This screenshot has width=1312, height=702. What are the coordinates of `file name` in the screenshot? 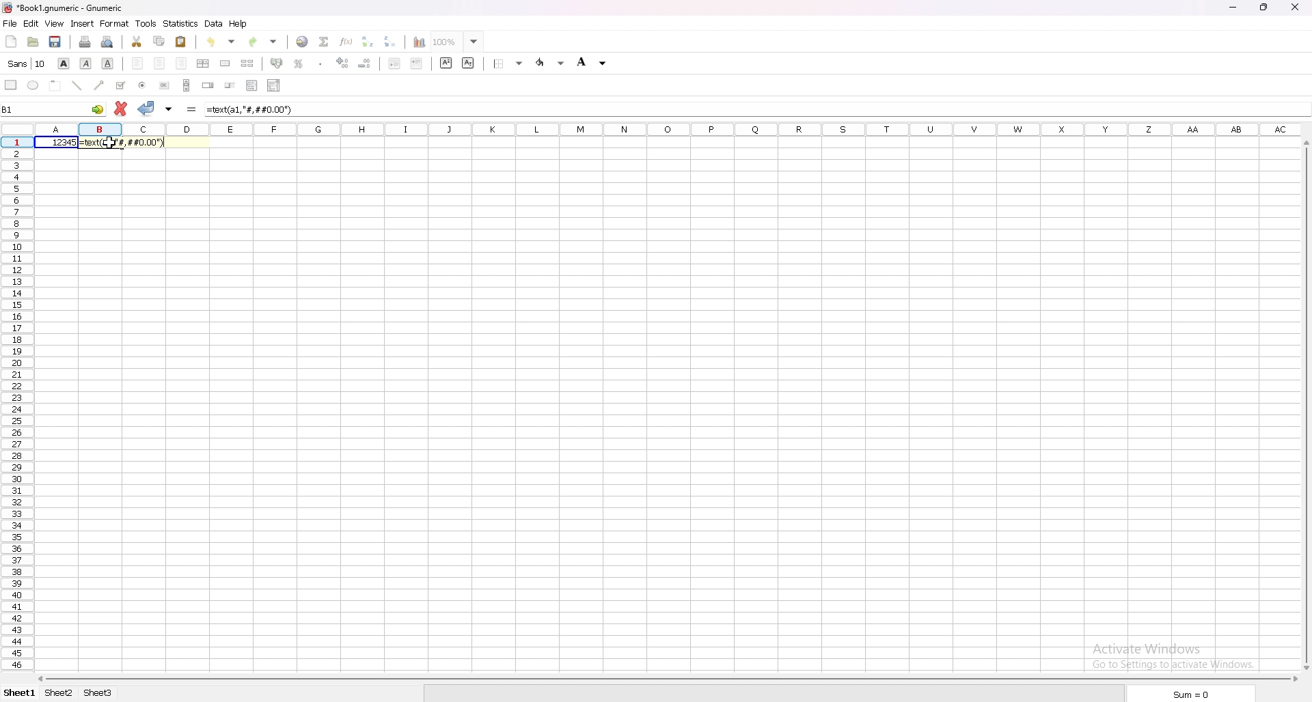 It's located at (63, 9).